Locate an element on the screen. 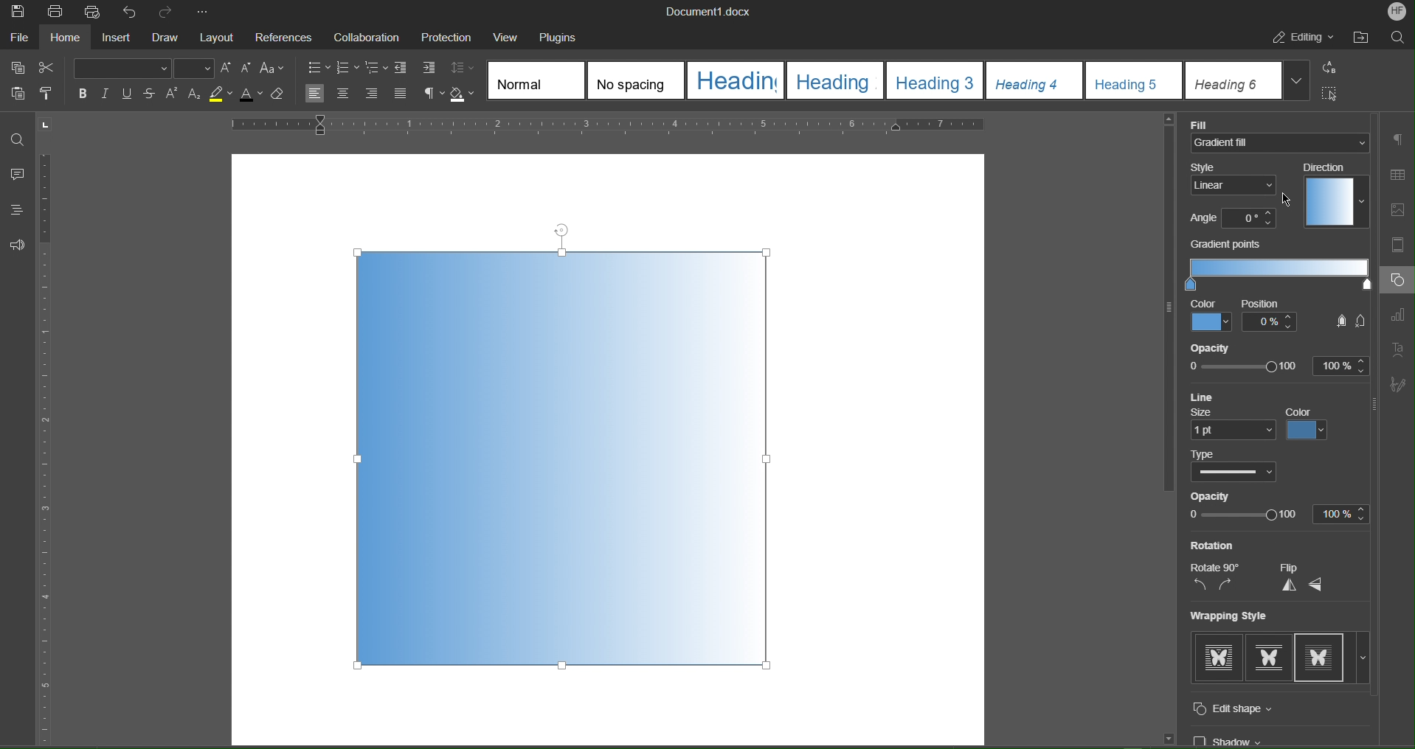 Image resolution: width=1415 pixels, height=749 pixels. Size is located at coordinates (1214, 411).